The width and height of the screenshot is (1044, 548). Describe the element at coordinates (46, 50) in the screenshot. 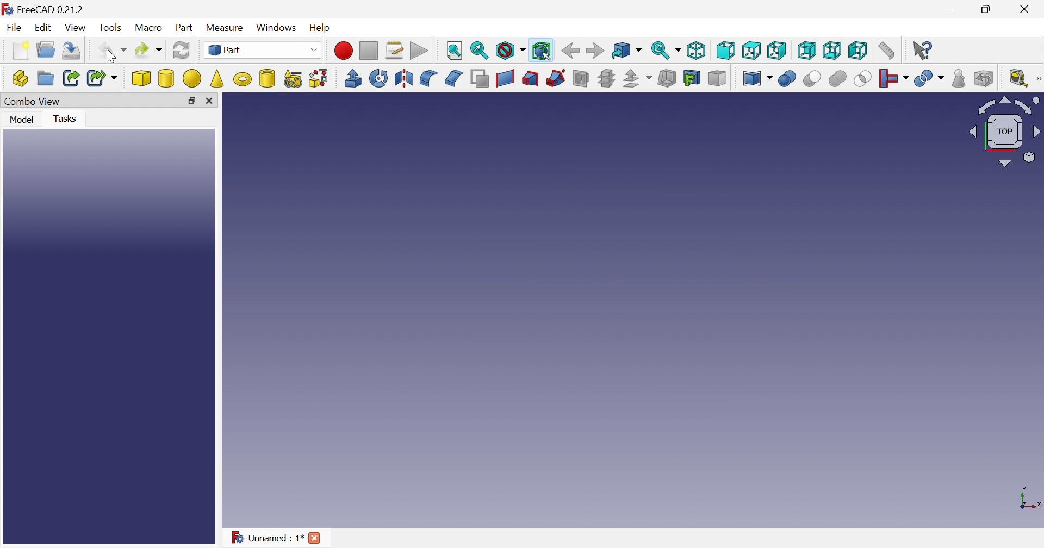

I see `Open` at that location.